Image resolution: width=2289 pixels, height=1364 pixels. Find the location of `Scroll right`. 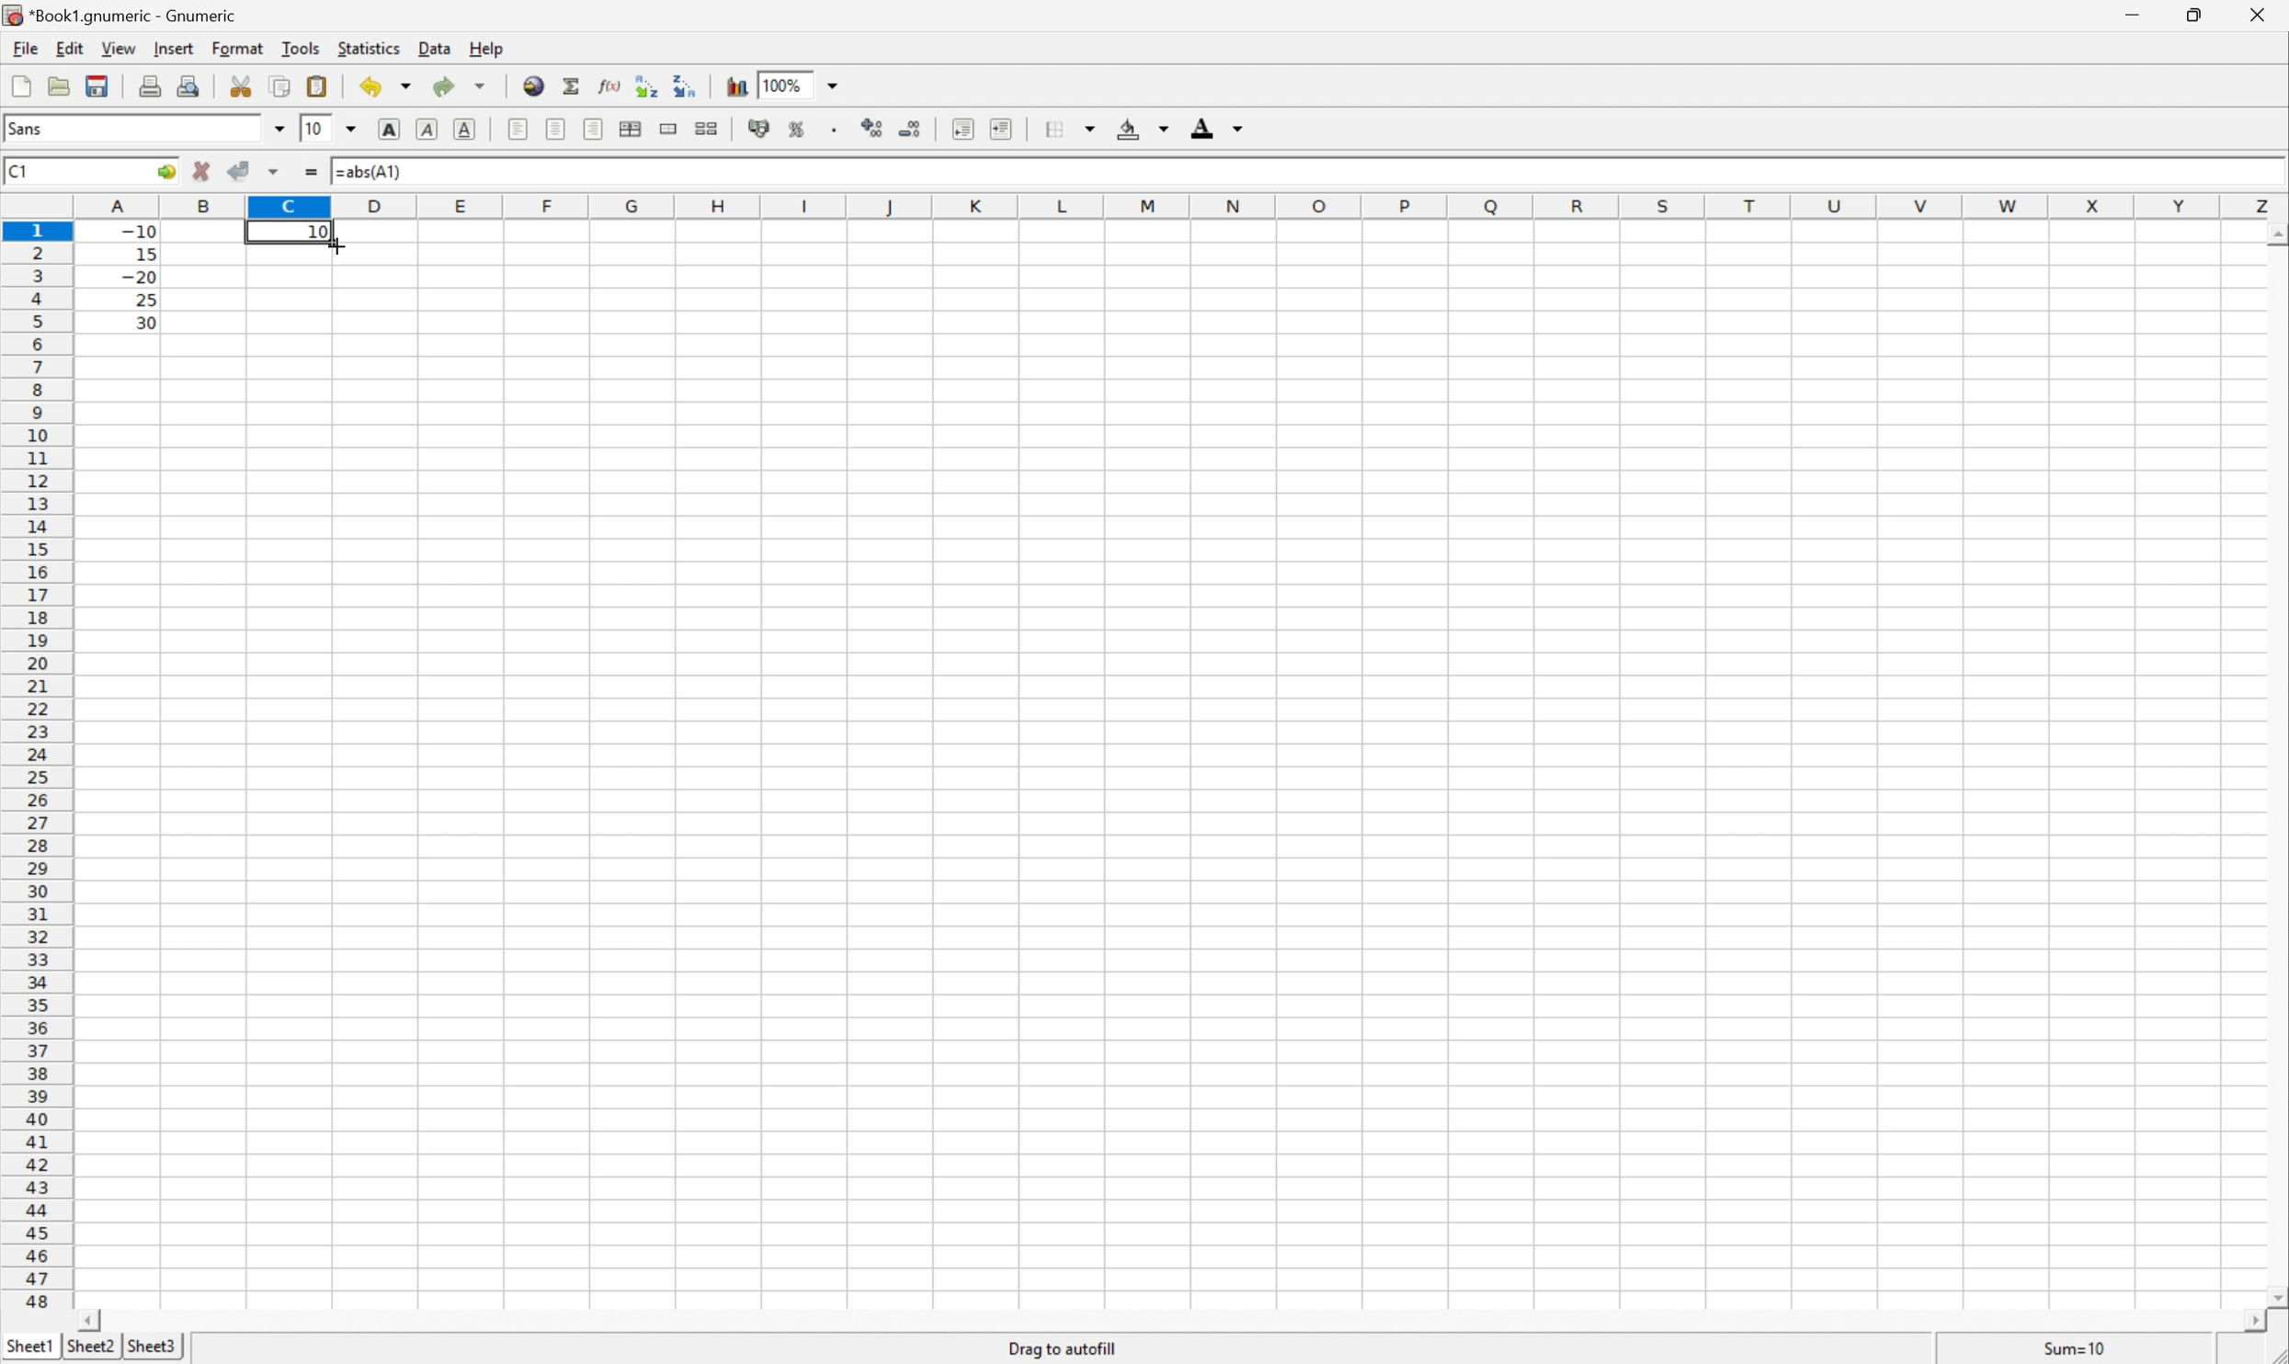

Scroll right is located at coordinates (2245, 1322).